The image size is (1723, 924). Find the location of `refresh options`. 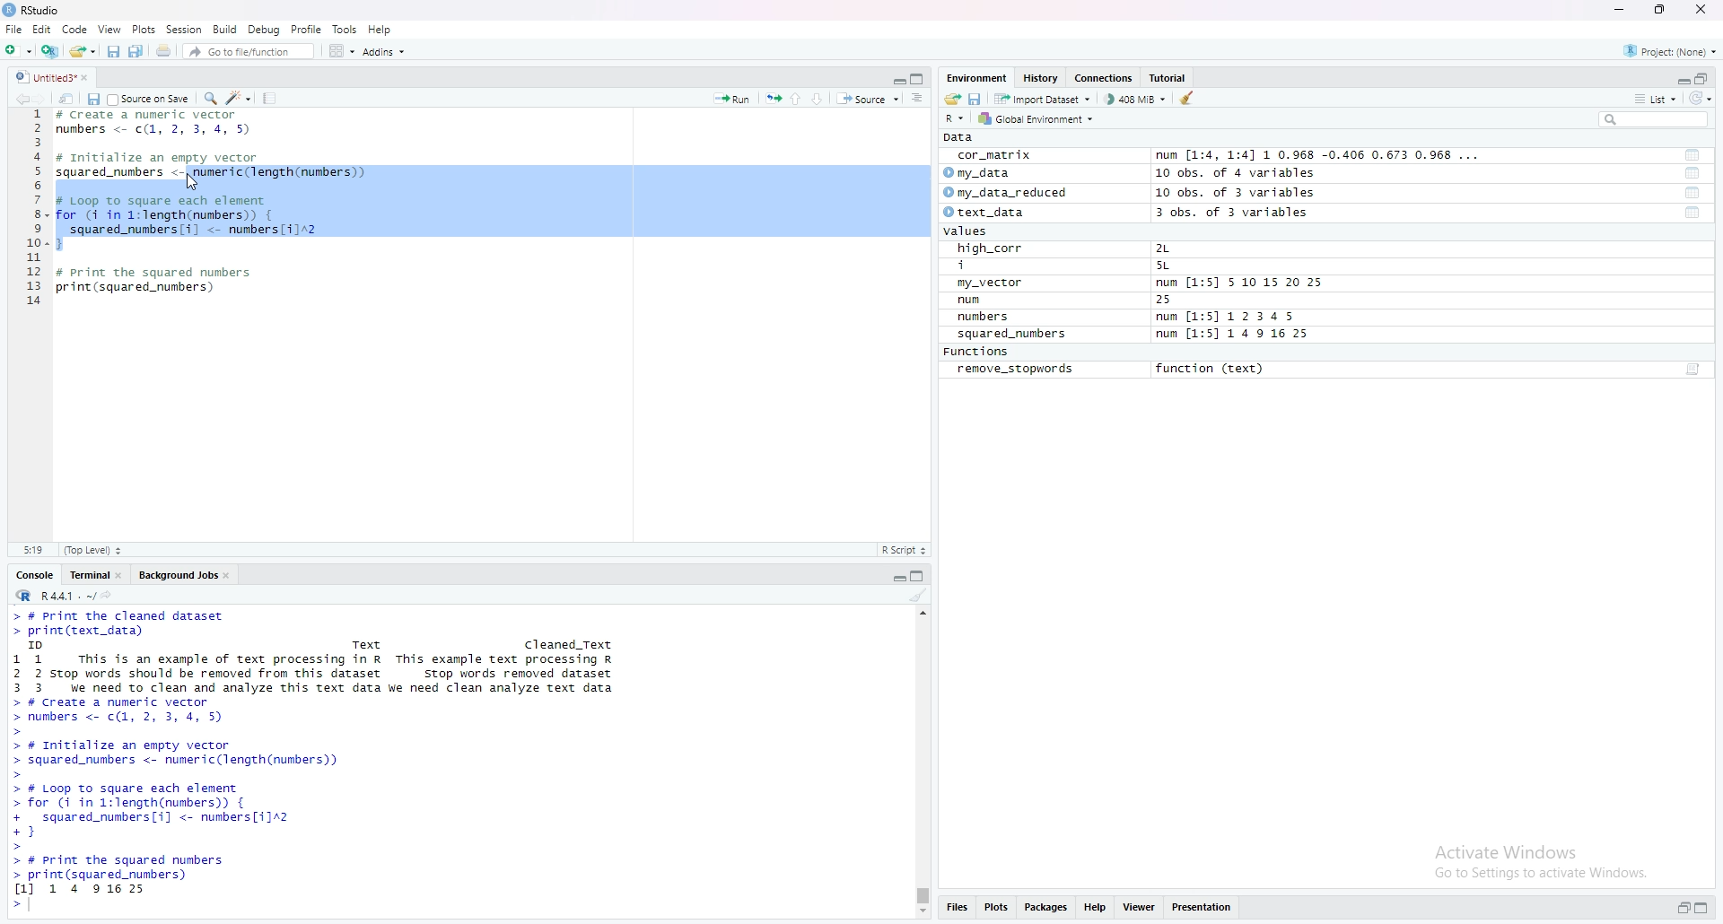

refresh options is located at coordinates (1701, 99).